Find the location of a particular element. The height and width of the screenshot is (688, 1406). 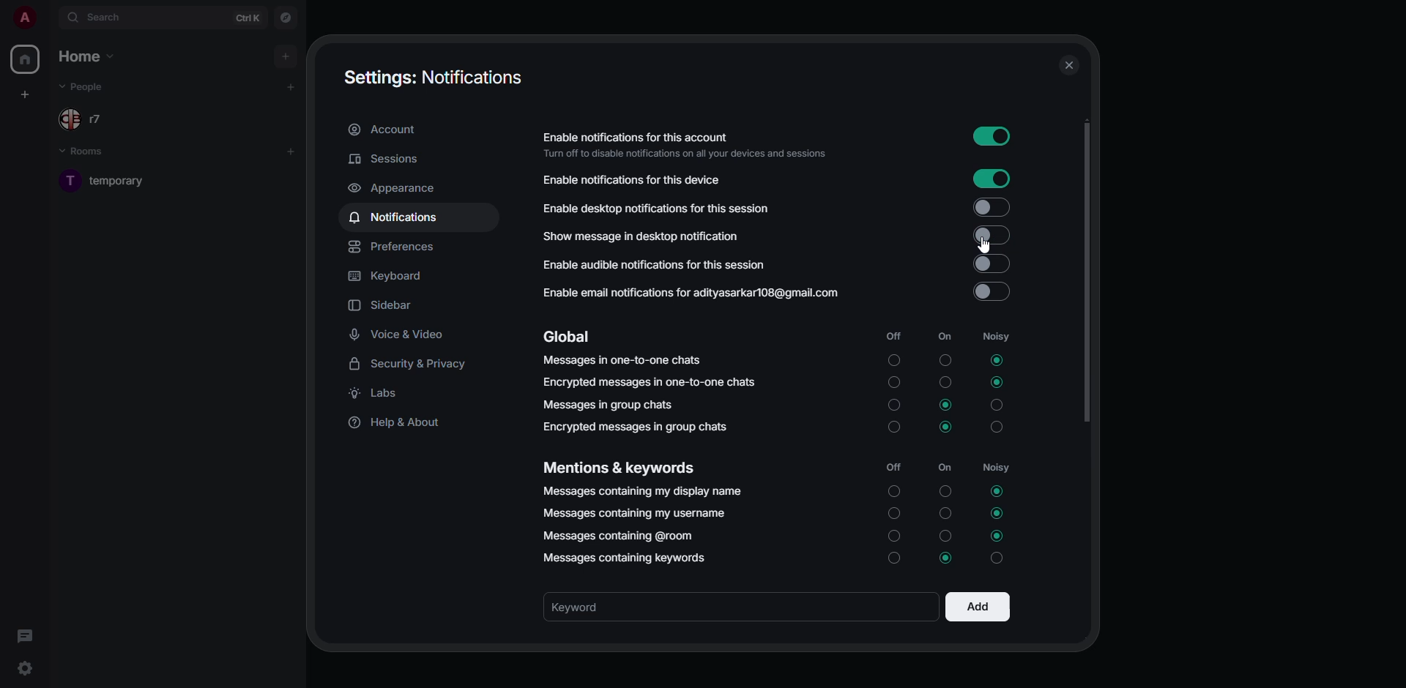

add is located at coordinates (289, 86).